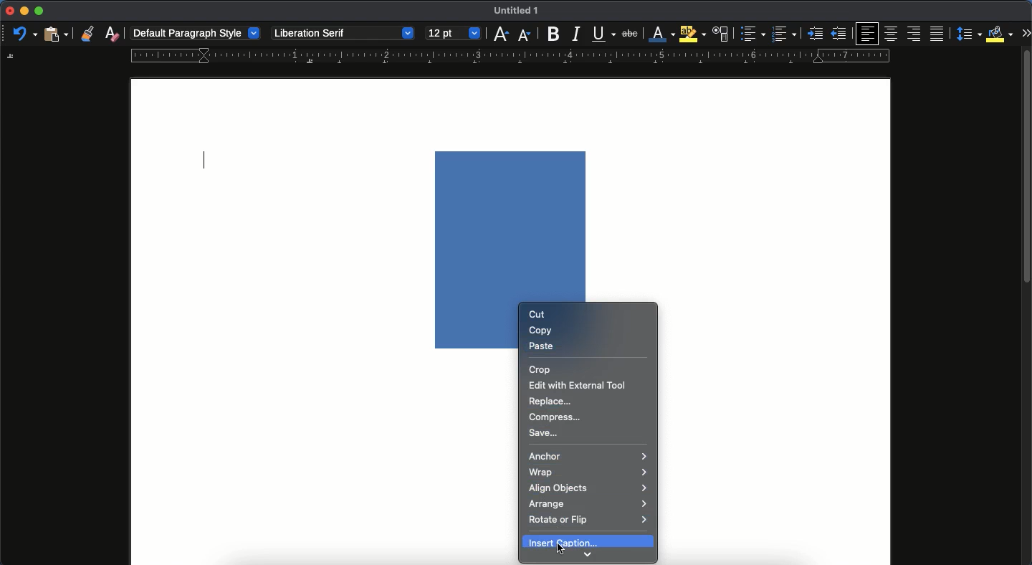 This screenshot has width=1032, height=565. Describe the element at coordinates (1026, 32) in the screenshot. I see `expand` at that location.